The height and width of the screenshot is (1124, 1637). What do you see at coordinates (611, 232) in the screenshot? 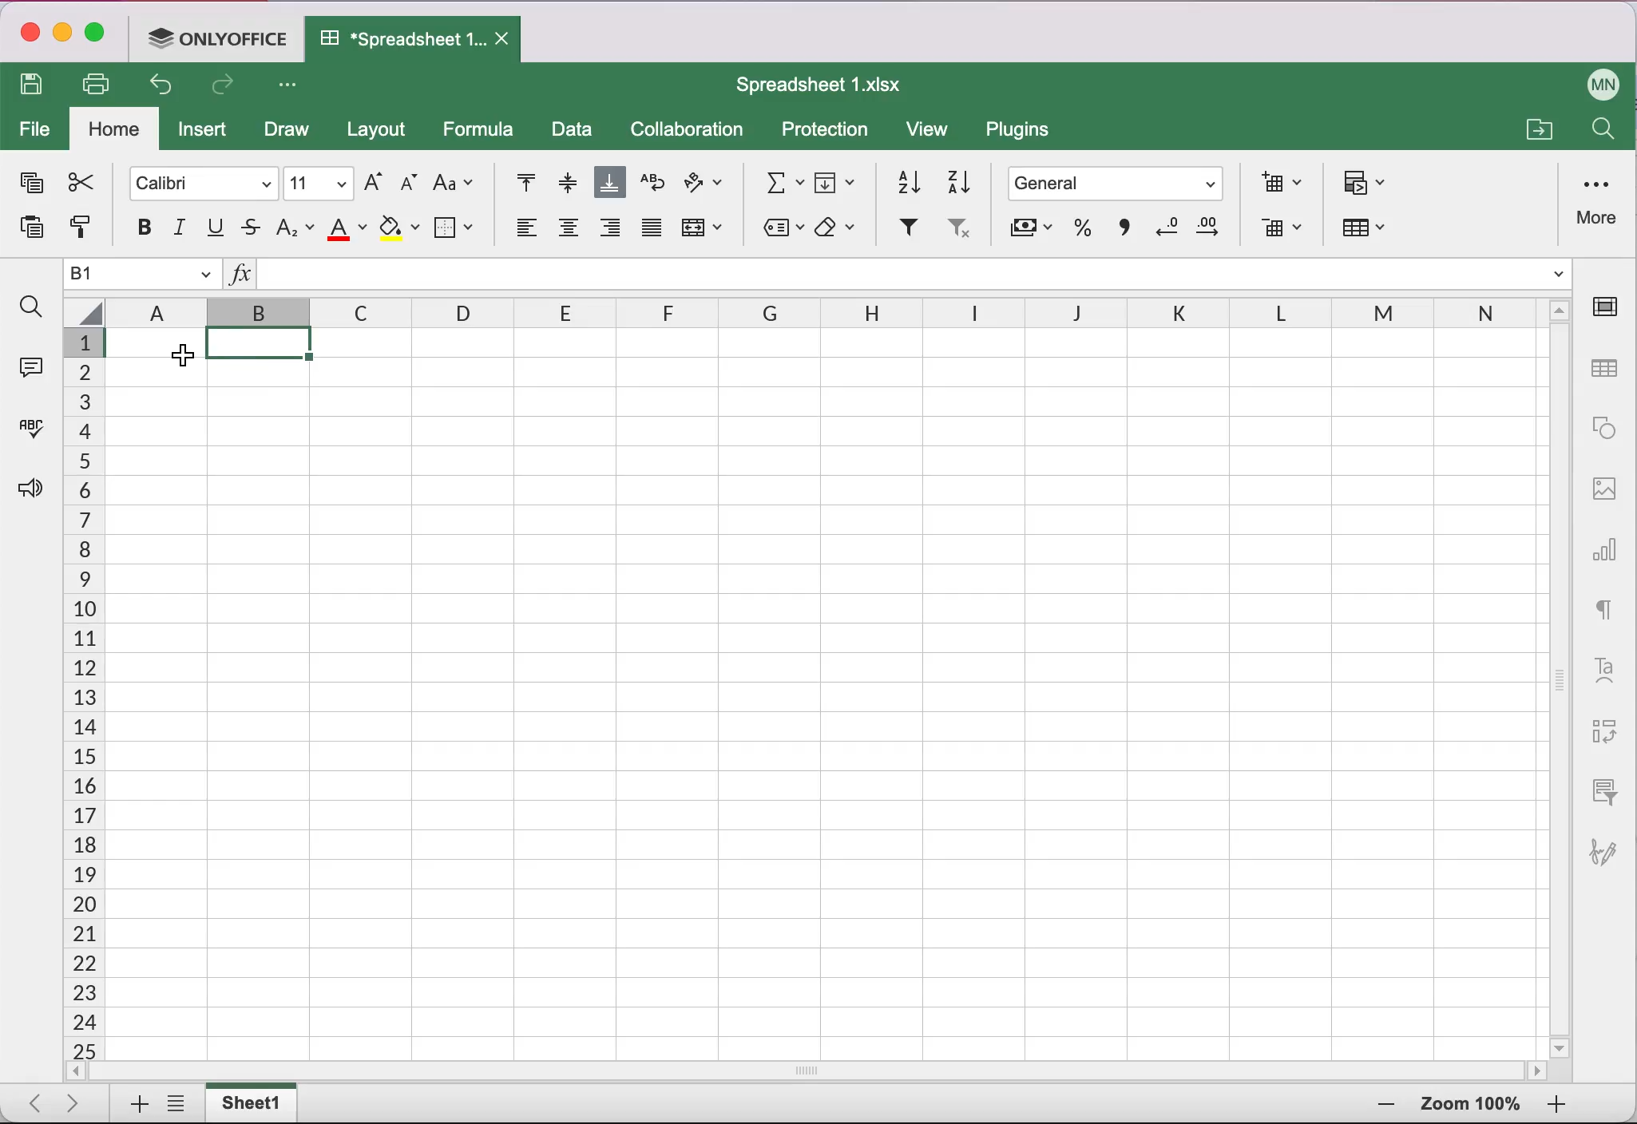
I see `align right` at bounding box center [611, 232].